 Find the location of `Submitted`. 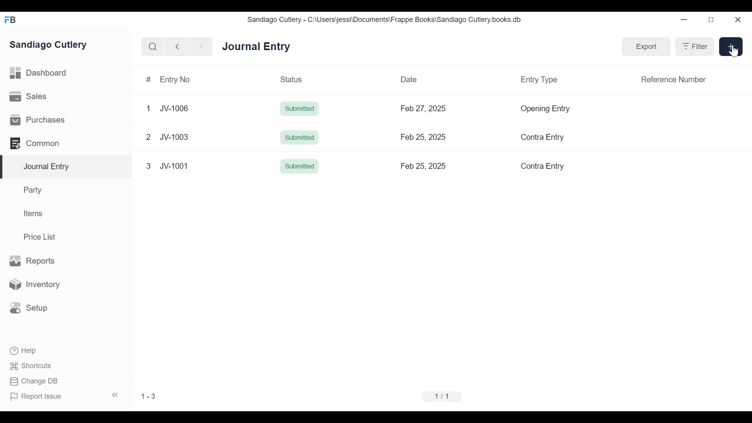

Submitted is located at coordinates (300, 108).